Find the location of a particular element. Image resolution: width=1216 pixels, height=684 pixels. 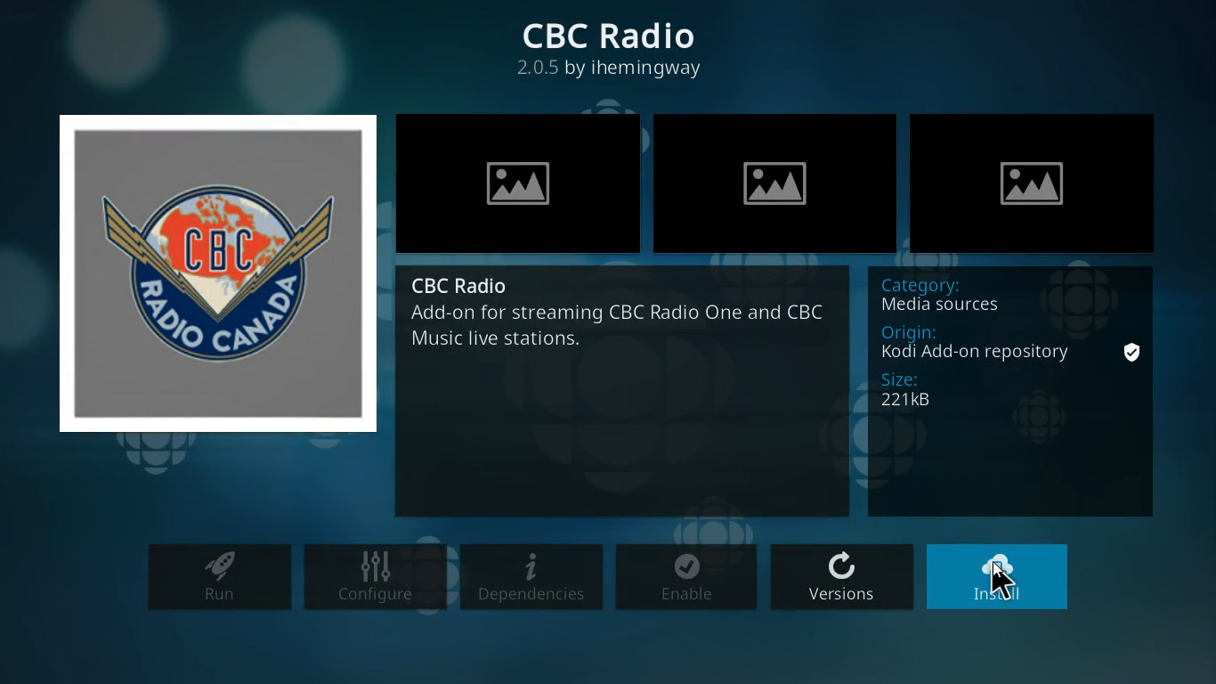

radio logo is located at coordinates (211, 272).